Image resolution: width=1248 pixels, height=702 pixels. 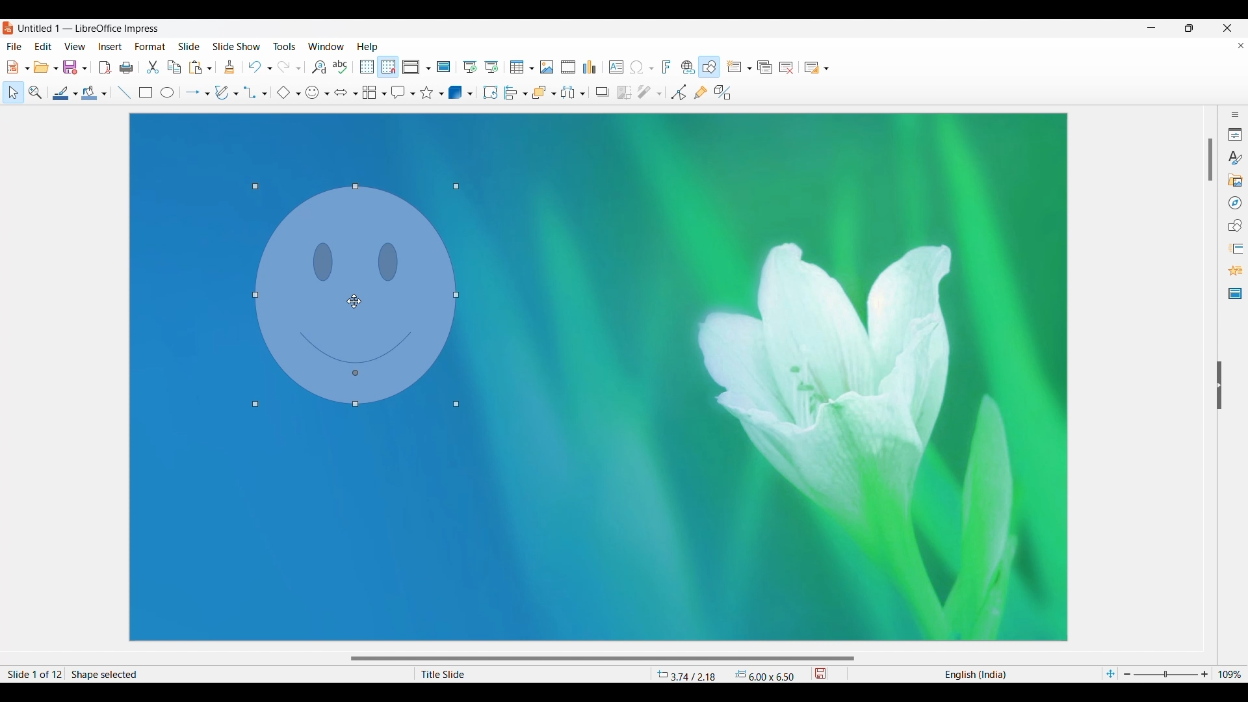 I want to click on Slide, so click(x=189, y=46).